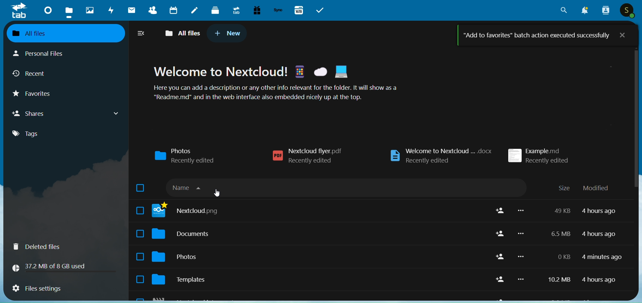 This screenshot has width=642, height=303. I want to click on Add, so click(500, 279).